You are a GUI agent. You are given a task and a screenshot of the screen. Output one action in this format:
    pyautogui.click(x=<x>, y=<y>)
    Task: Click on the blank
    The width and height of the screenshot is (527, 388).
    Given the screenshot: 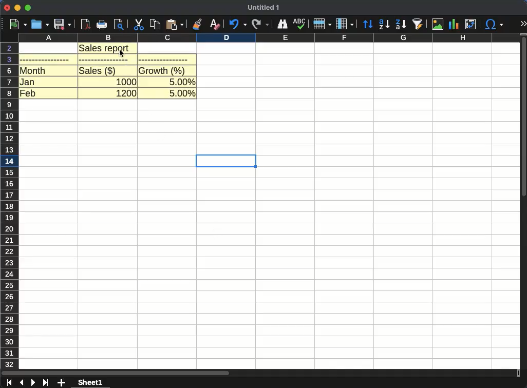 What is the action you would take?
    pyautogui.click(x=106, y=60)
    